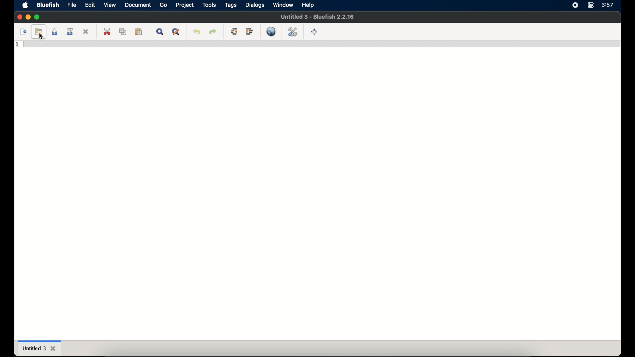  I want to click on maximize, so click(37, 17).